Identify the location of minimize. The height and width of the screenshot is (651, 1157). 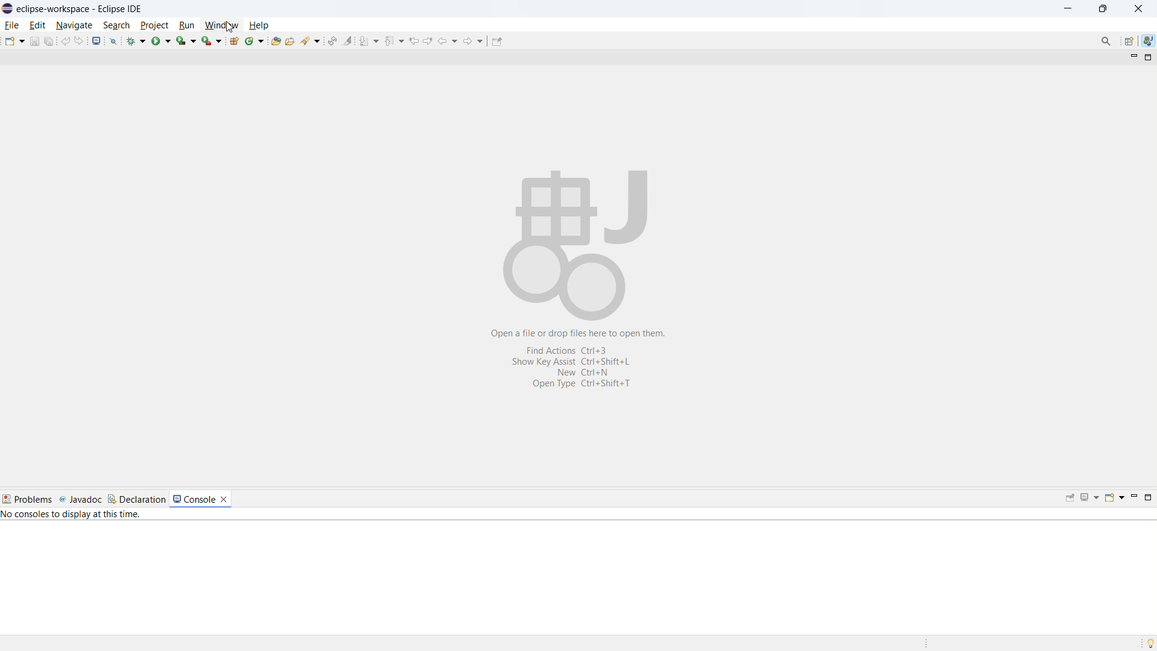
(1130, 57).